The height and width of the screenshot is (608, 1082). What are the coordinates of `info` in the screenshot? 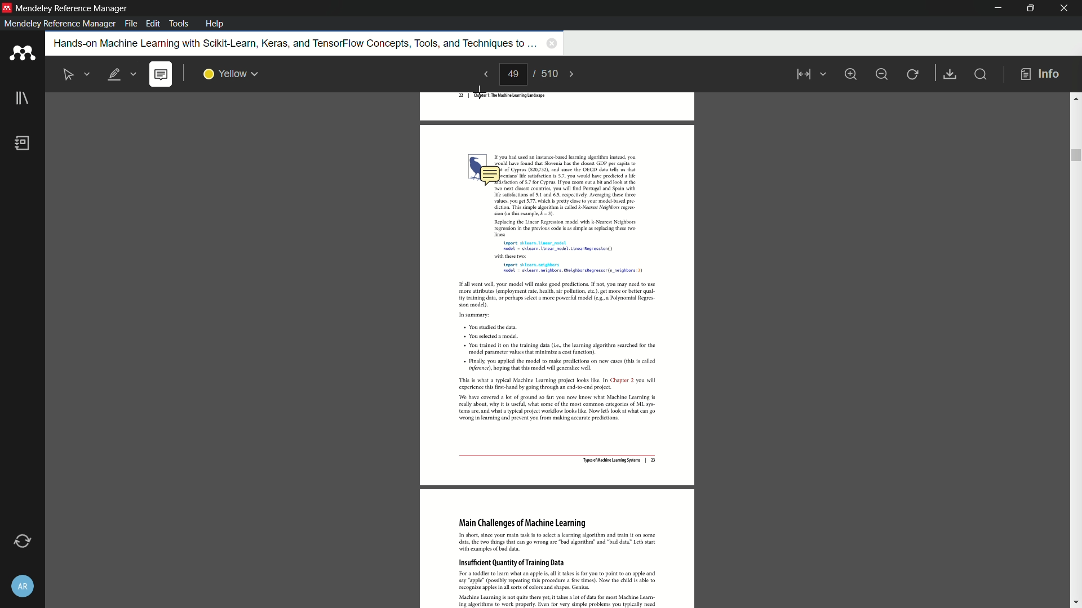 It's located at (1040, 74).